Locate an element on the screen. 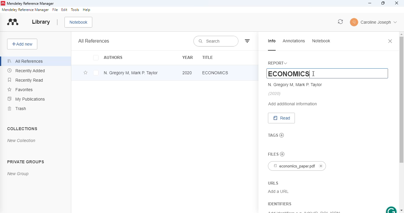  profile is located at coordinates (374, 22).